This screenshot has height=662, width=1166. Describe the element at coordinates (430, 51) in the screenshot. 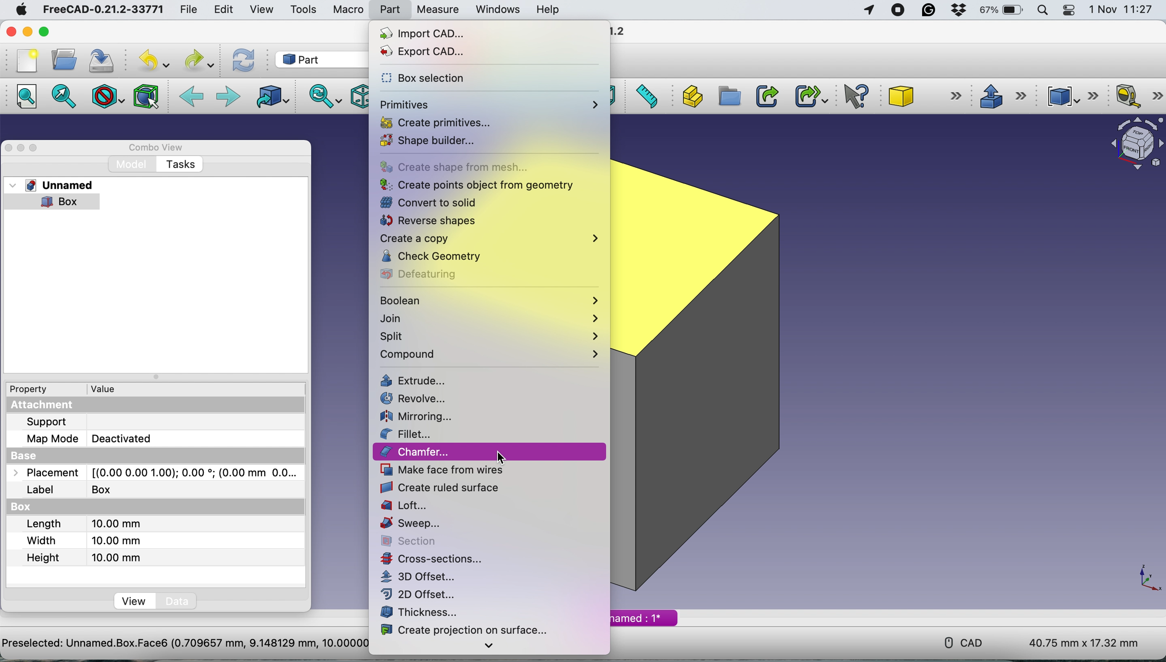

I see `export cad` at that location.